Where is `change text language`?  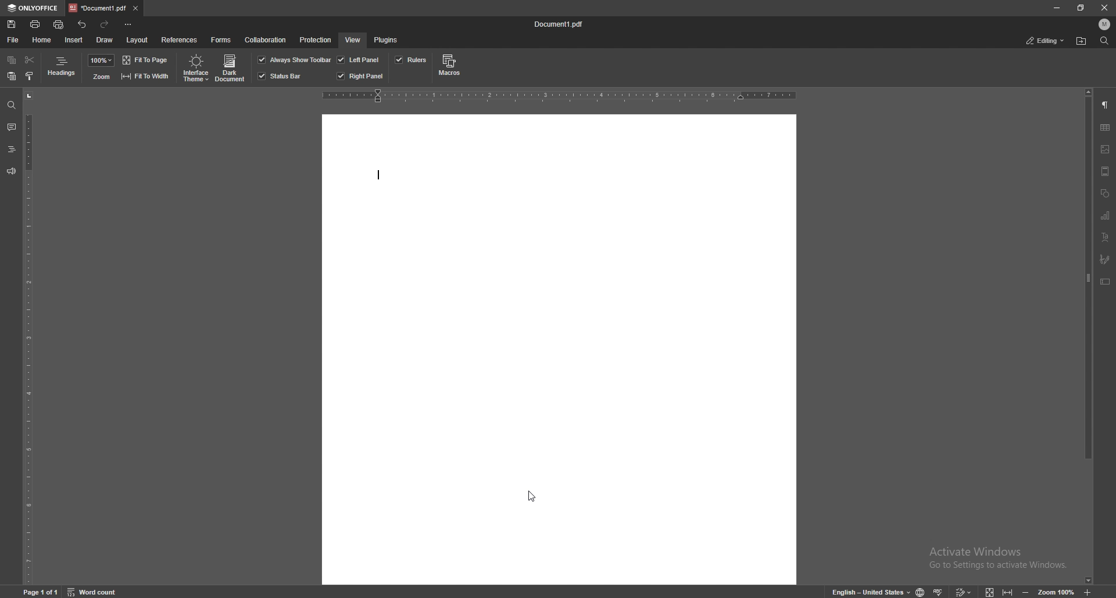
change text language is located at coordinates (866, 590).